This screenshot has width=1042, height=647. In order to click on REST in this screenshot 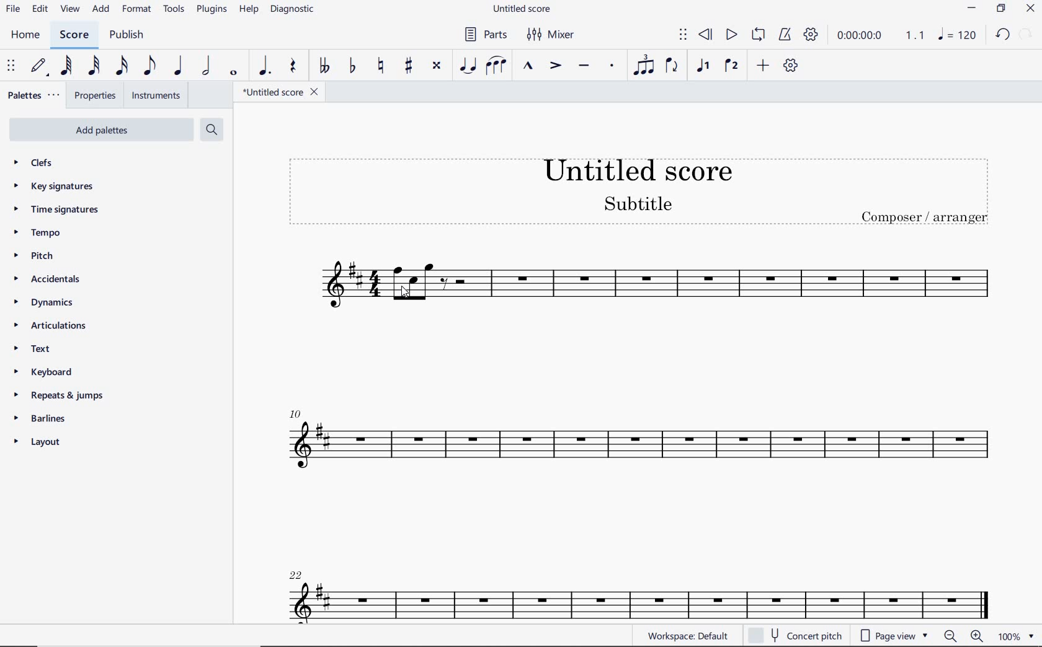, I will do `click(292, 67)`.